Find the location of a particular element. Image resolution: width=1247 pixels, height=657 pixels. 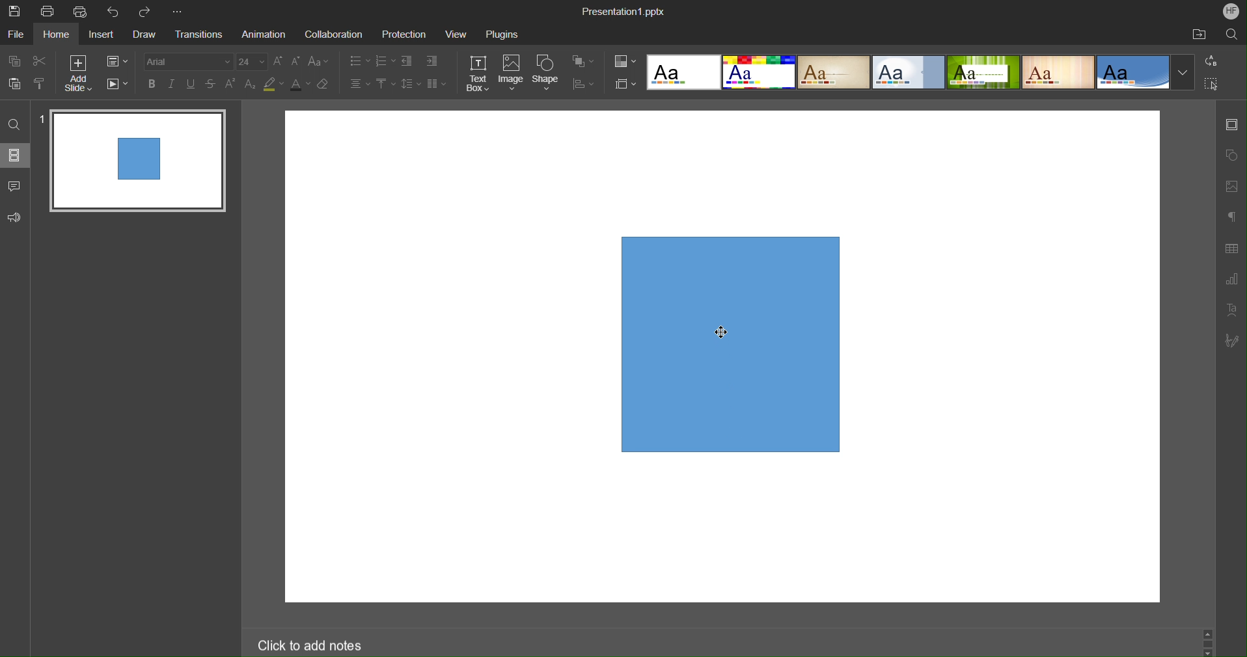

Slide Size is located at coordinates (624, 83).